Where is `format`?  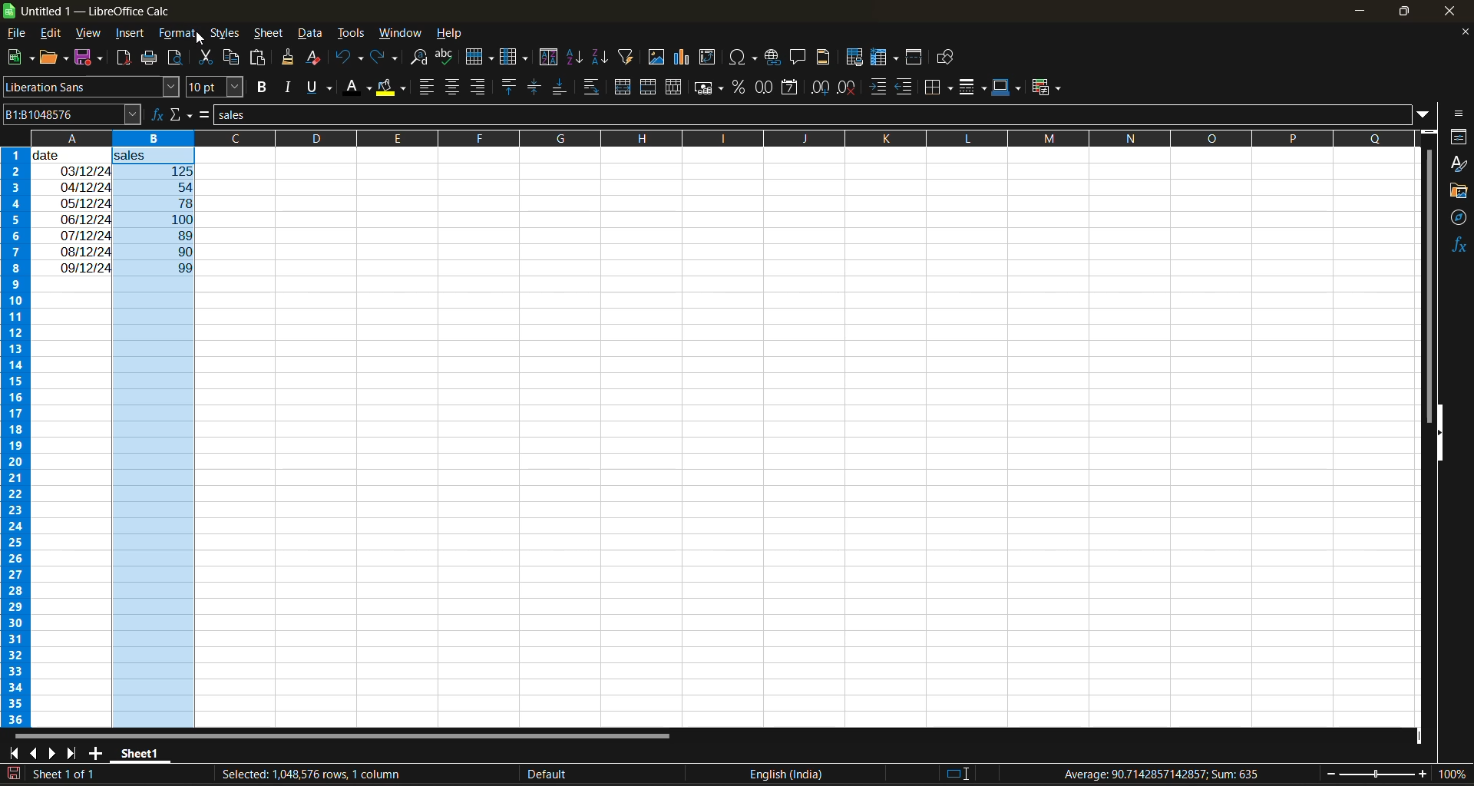
format is located at coordinates (179, 33).